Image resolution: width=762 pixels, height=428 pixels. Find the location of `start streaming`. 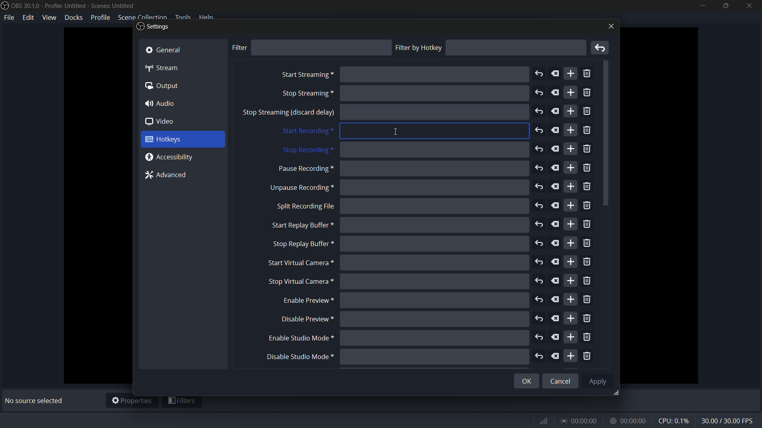

start streaming is located at coordinates (307, 75).